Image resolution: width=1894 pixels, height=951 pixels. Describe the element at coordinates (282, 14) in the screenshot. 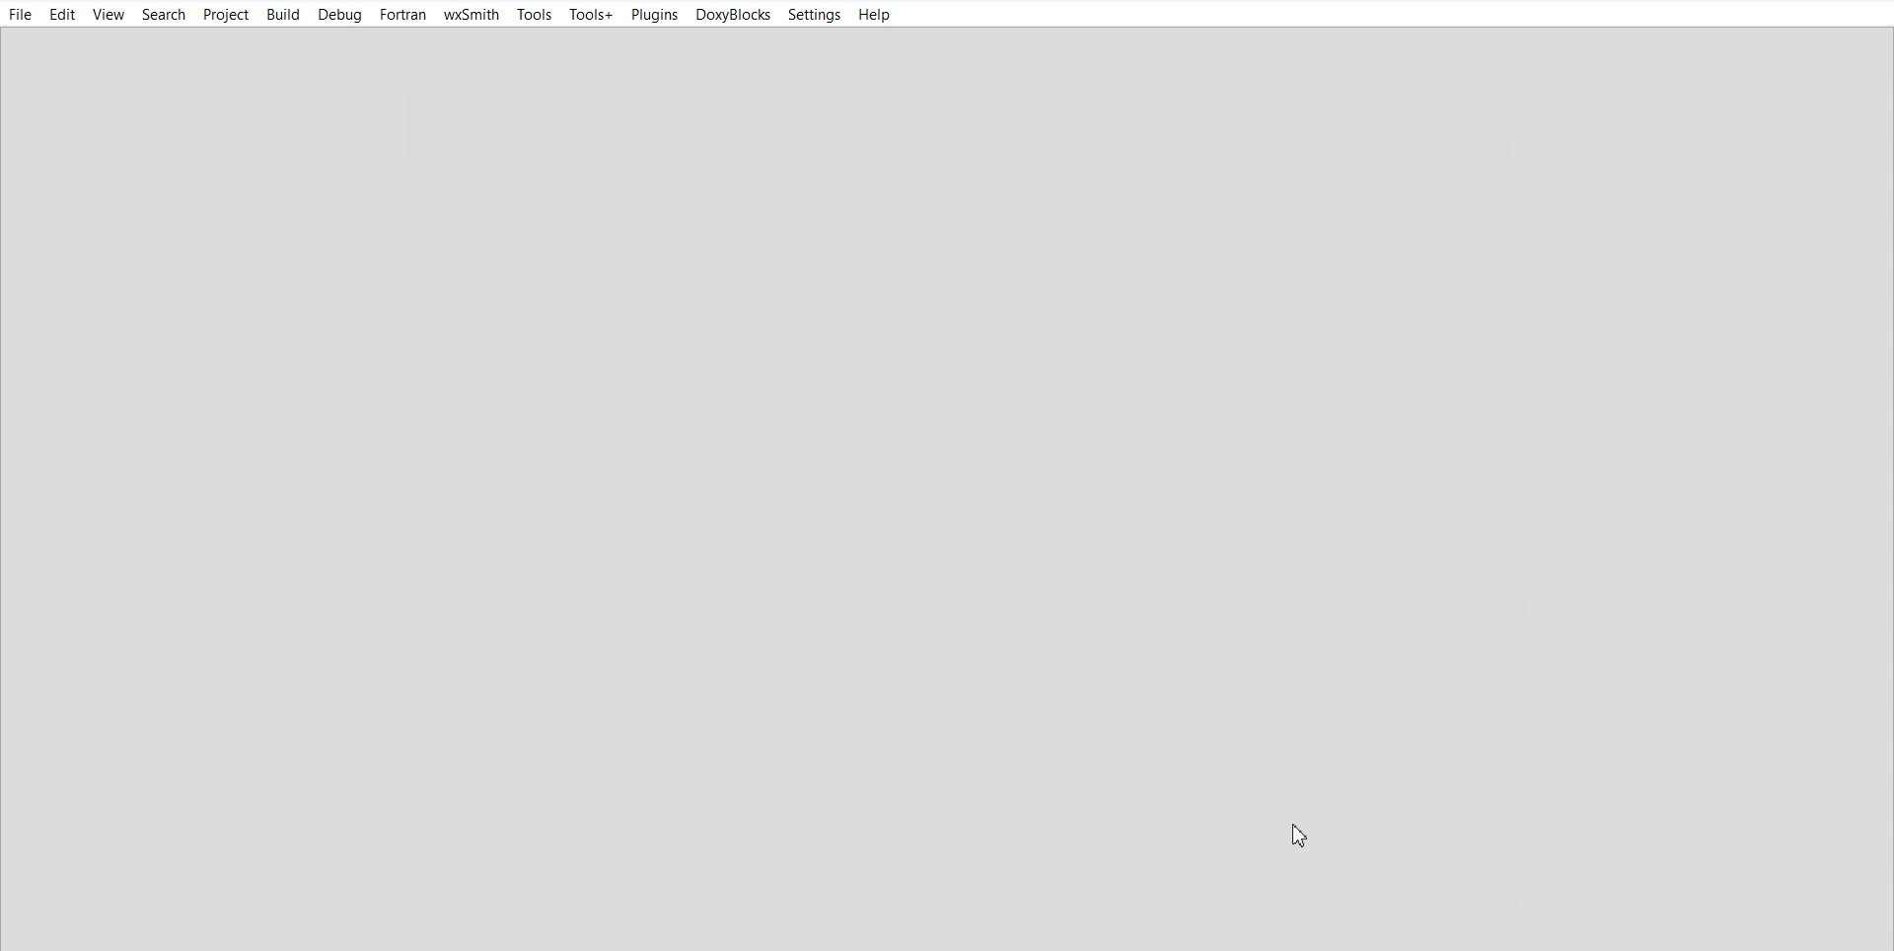

I see `Build` at that location.